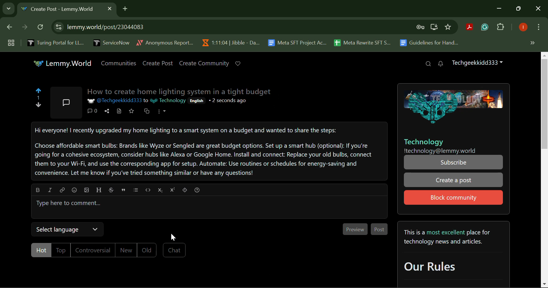 The image size is (548, 288). Describe the element at coordinates (453, 198) in the screenshot. I see `Block Community Button` at that location.